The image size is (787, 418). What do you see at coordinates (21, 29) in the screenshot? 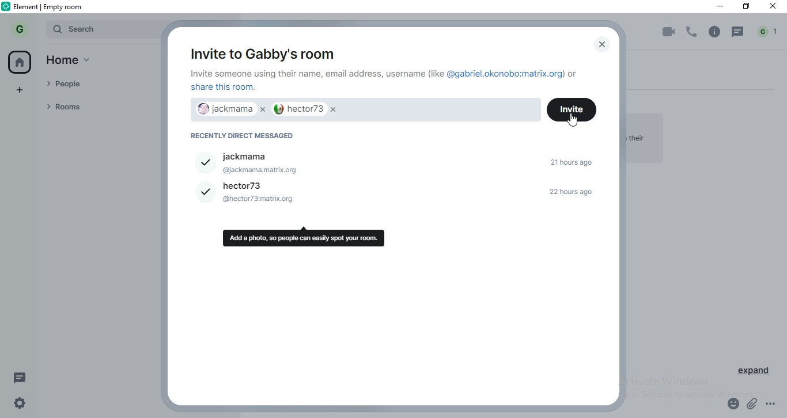
I see `G` at bounding box center [21, 29].